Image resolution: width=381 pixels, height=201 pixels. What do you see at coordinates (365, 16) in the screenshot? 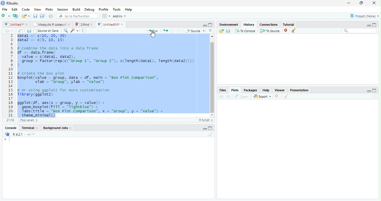
I see `Project: (None)` at bounding box center [365, 16].